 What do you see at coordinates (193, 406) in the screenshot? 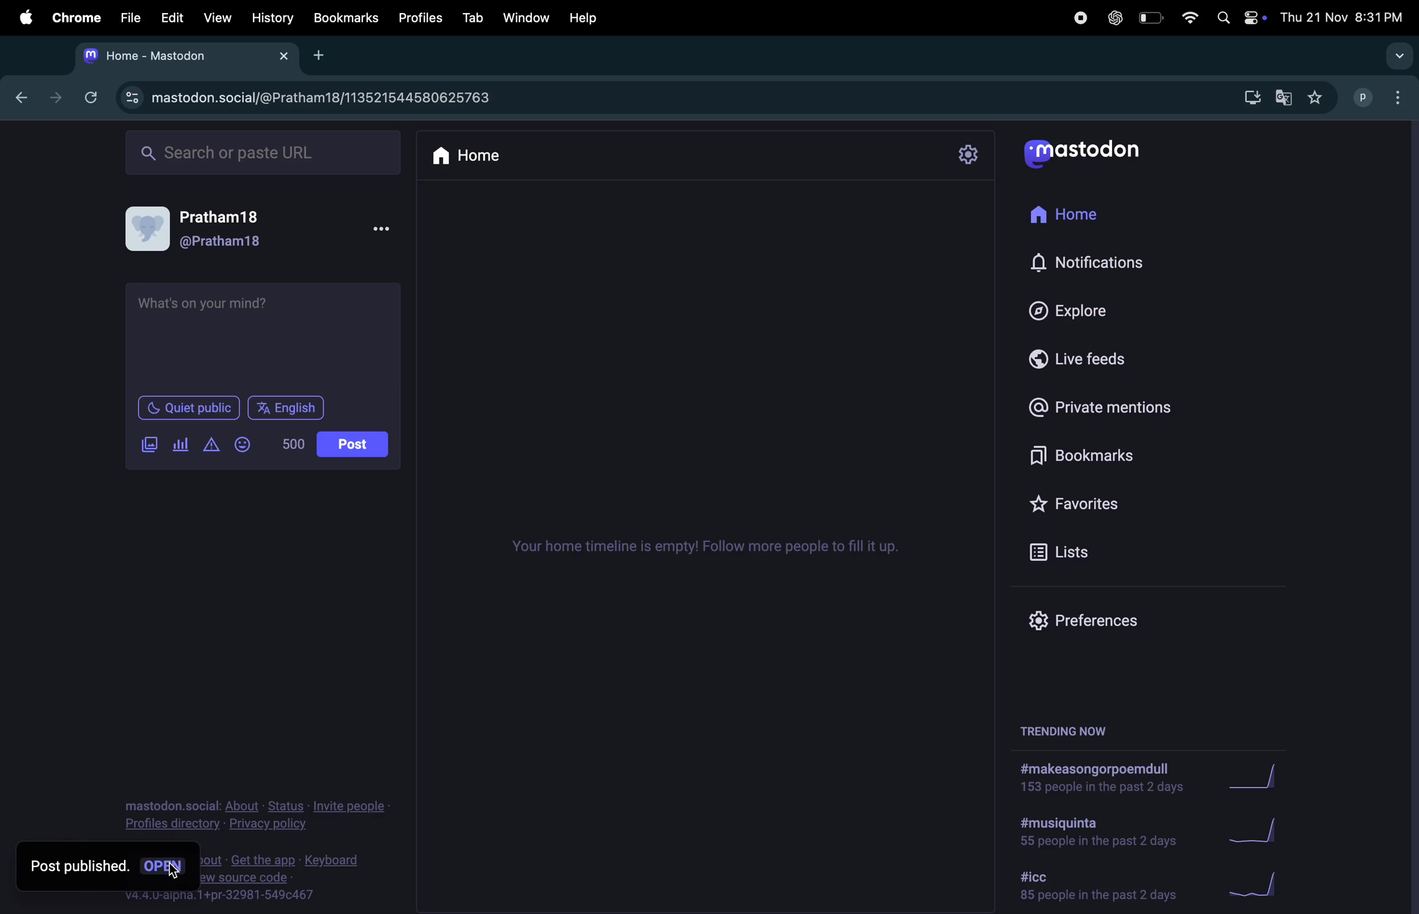
I see `quiet place` at bounding box center [193, 406].